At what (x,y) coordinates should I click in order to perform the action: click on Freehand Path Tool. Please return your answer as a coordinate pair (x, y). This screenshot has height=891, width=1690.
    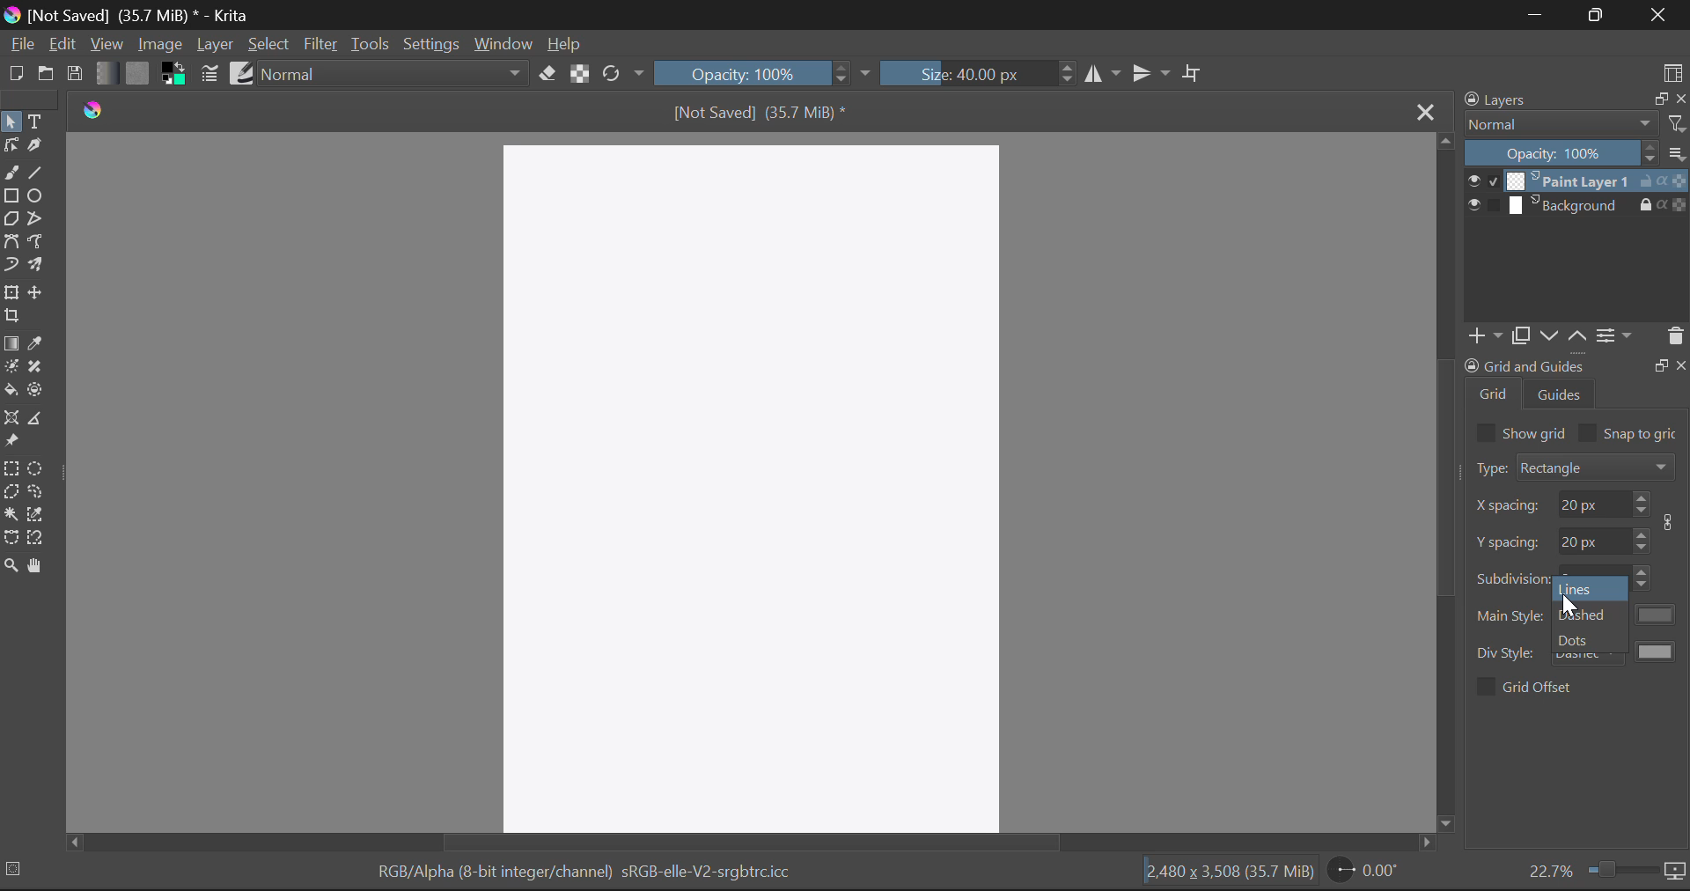
    Looking at the image, I should click on (40, 244).